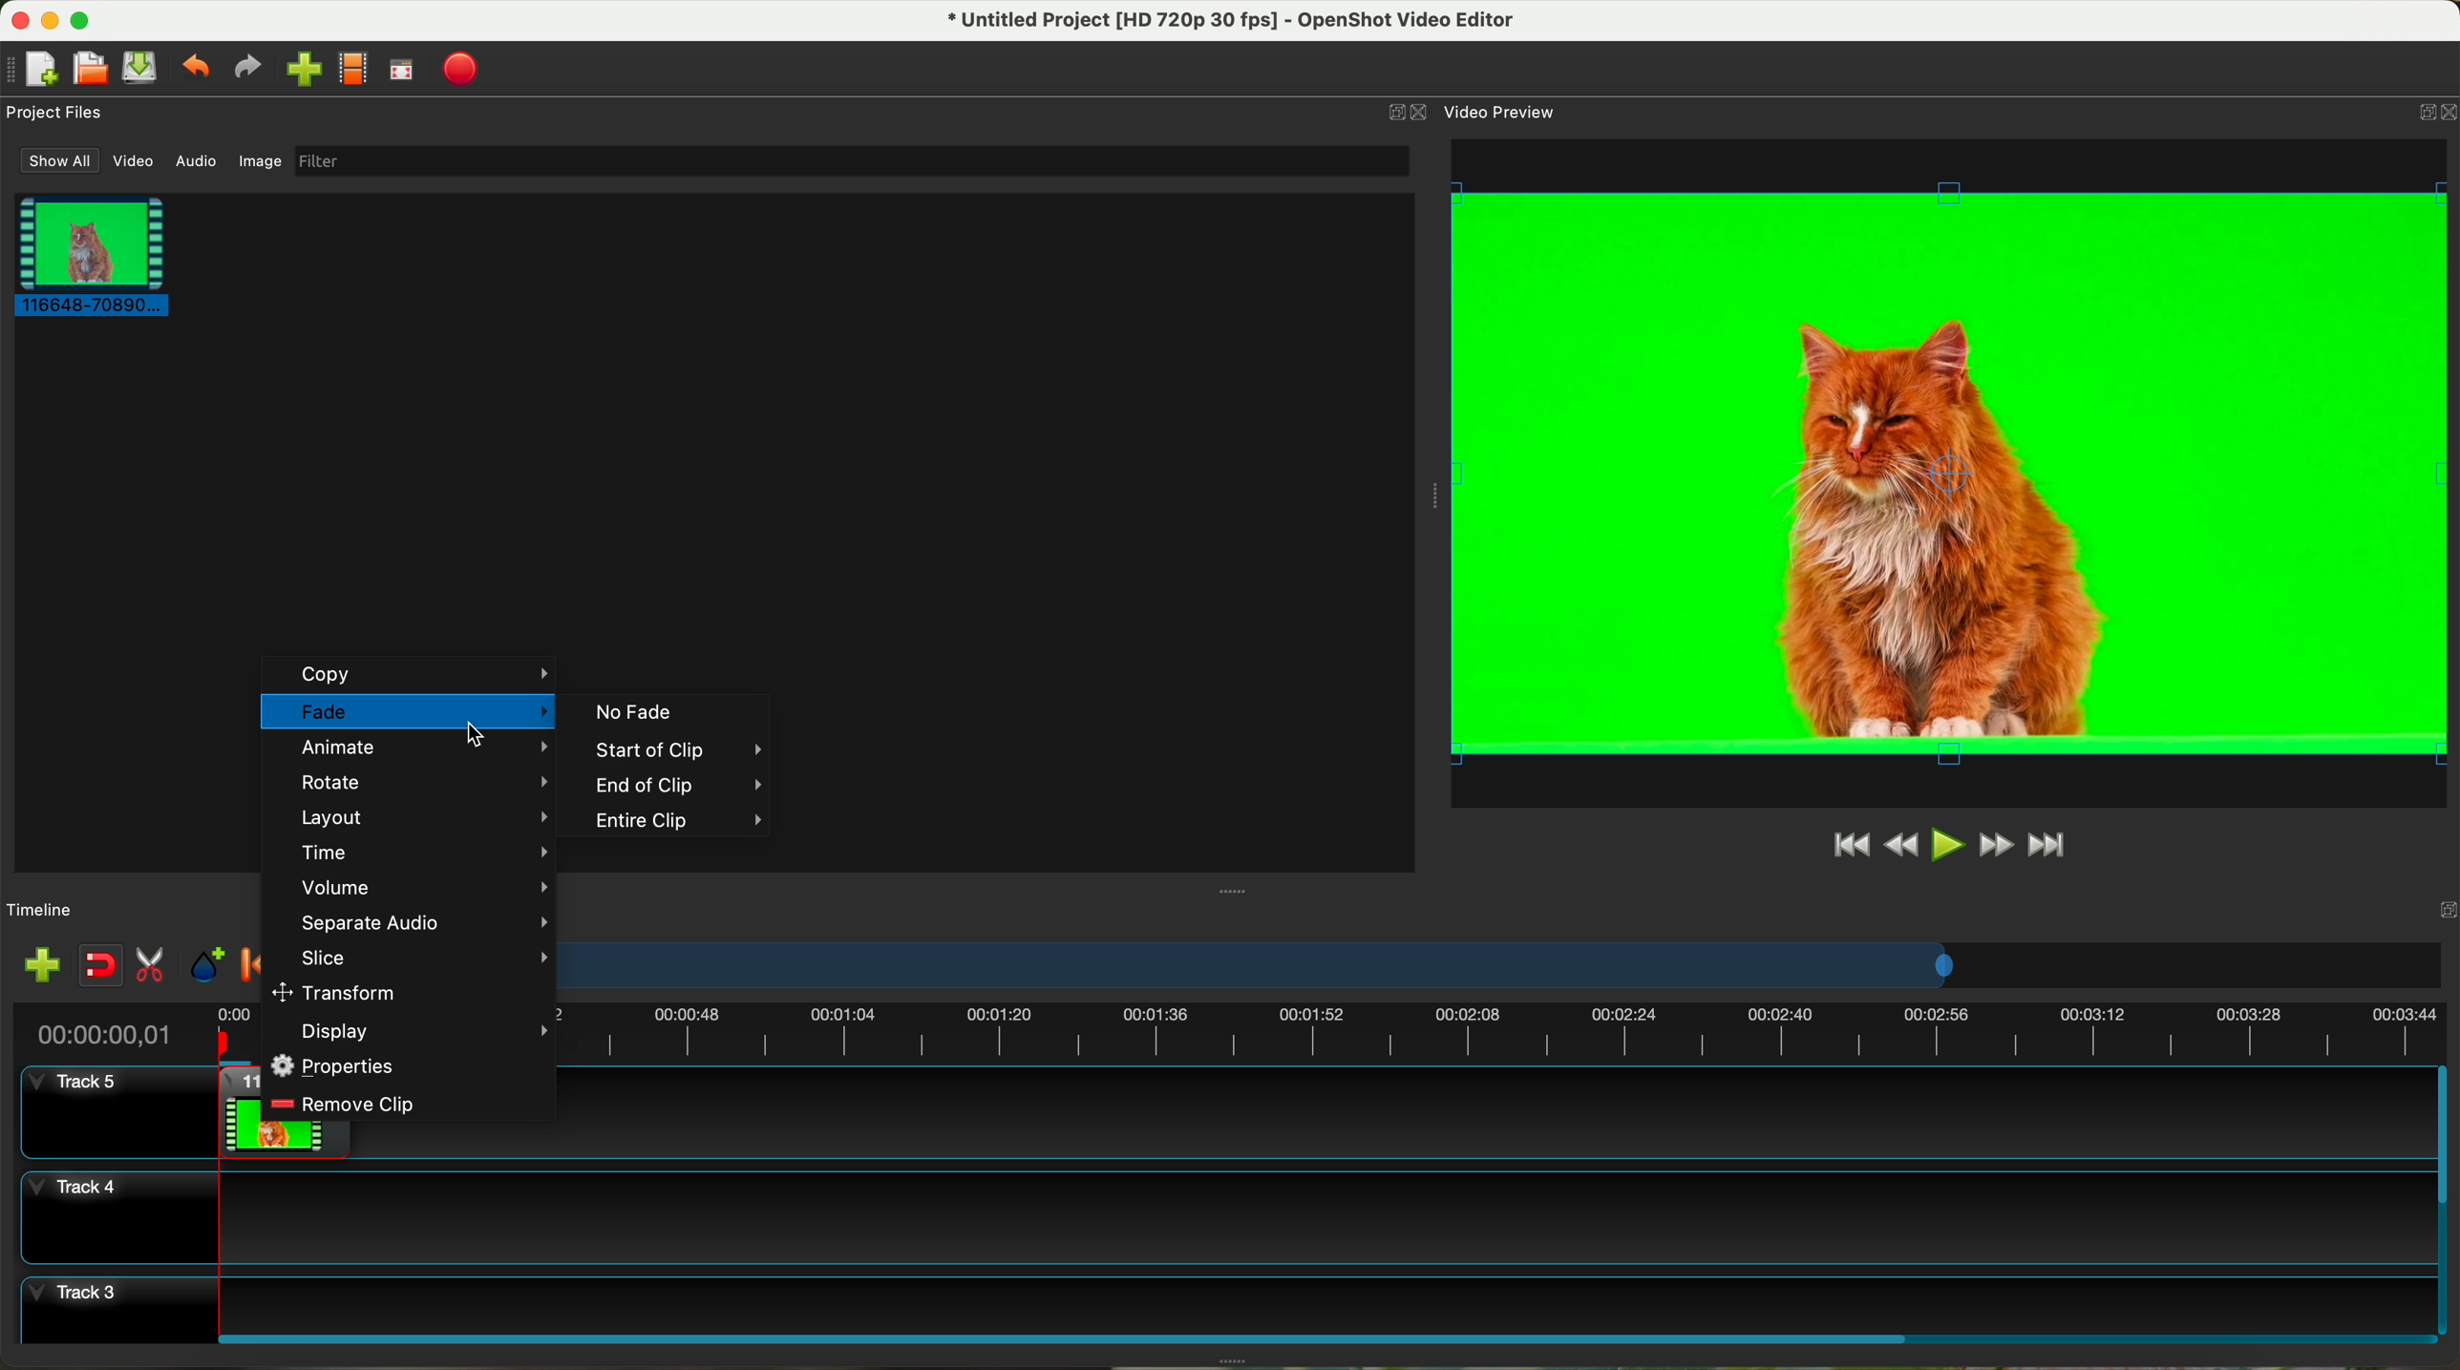 The height and width of the screenshot is (1370, 2460). I want to click on jump to end, so click(2049, 847).